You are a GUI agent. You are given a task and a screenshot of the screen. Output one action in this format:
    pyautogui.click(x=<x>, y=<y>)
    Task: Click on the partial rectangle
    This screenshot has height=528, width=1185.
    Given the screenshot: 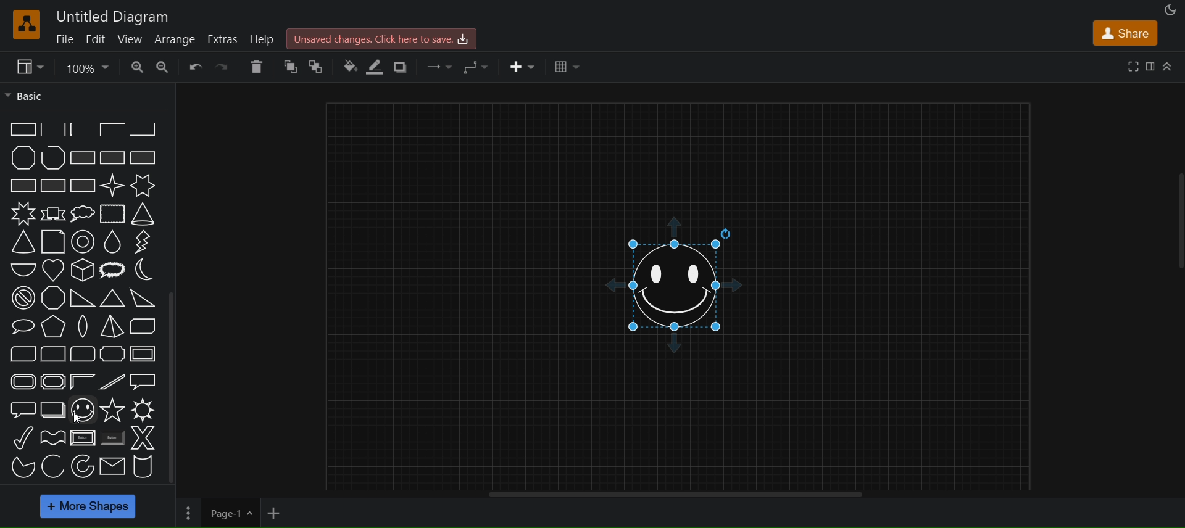 What is the action you would take?
    pyautogui.click(x=52, y=129)
    